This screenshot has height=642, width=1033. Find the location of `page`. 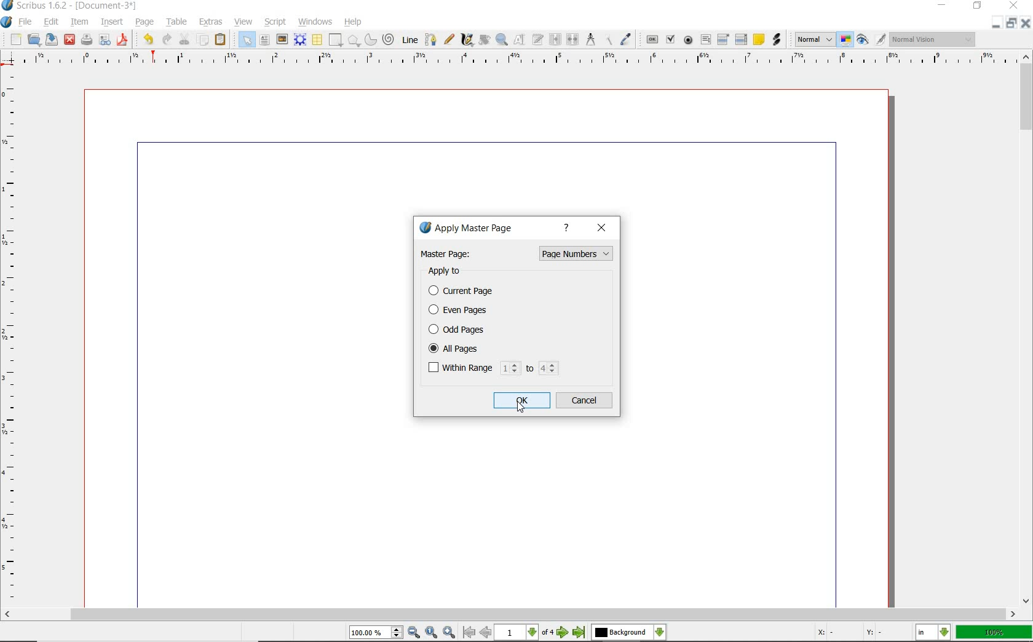

page is located at coordinates (142, 21).